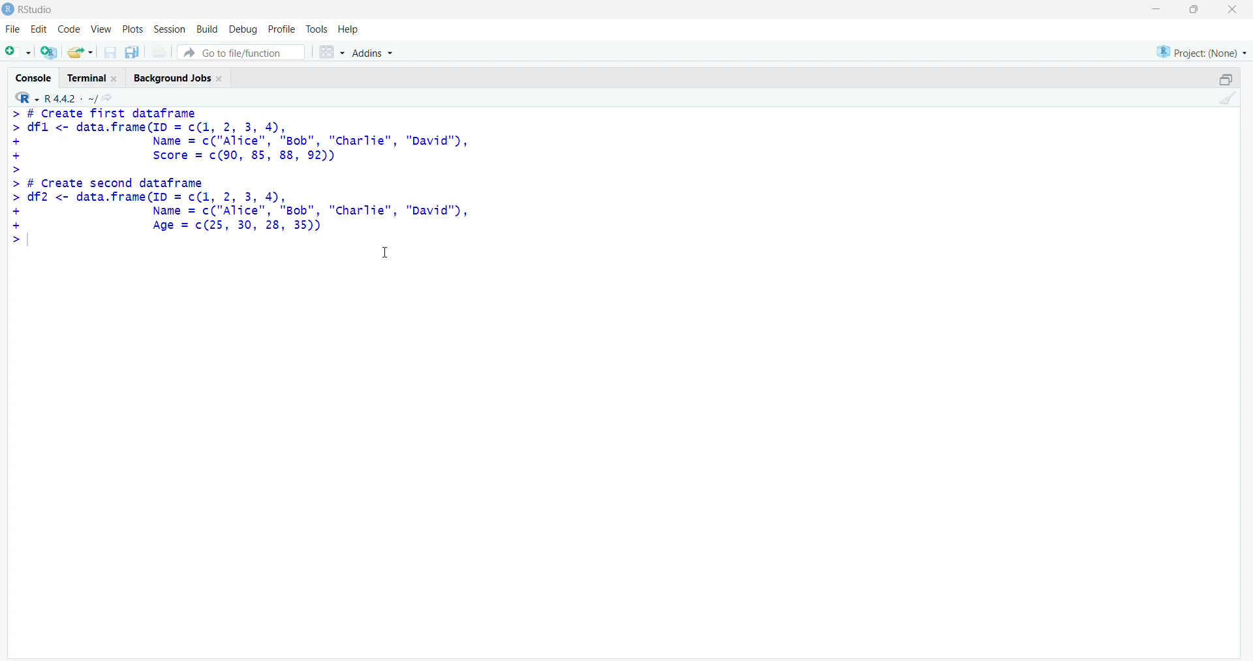 Image resolution: width=1253 pixels, height=661 pixels. What do you see at coordinates (14, 29) in the screenshot?
I see `file` at bounding box center [14, 29].